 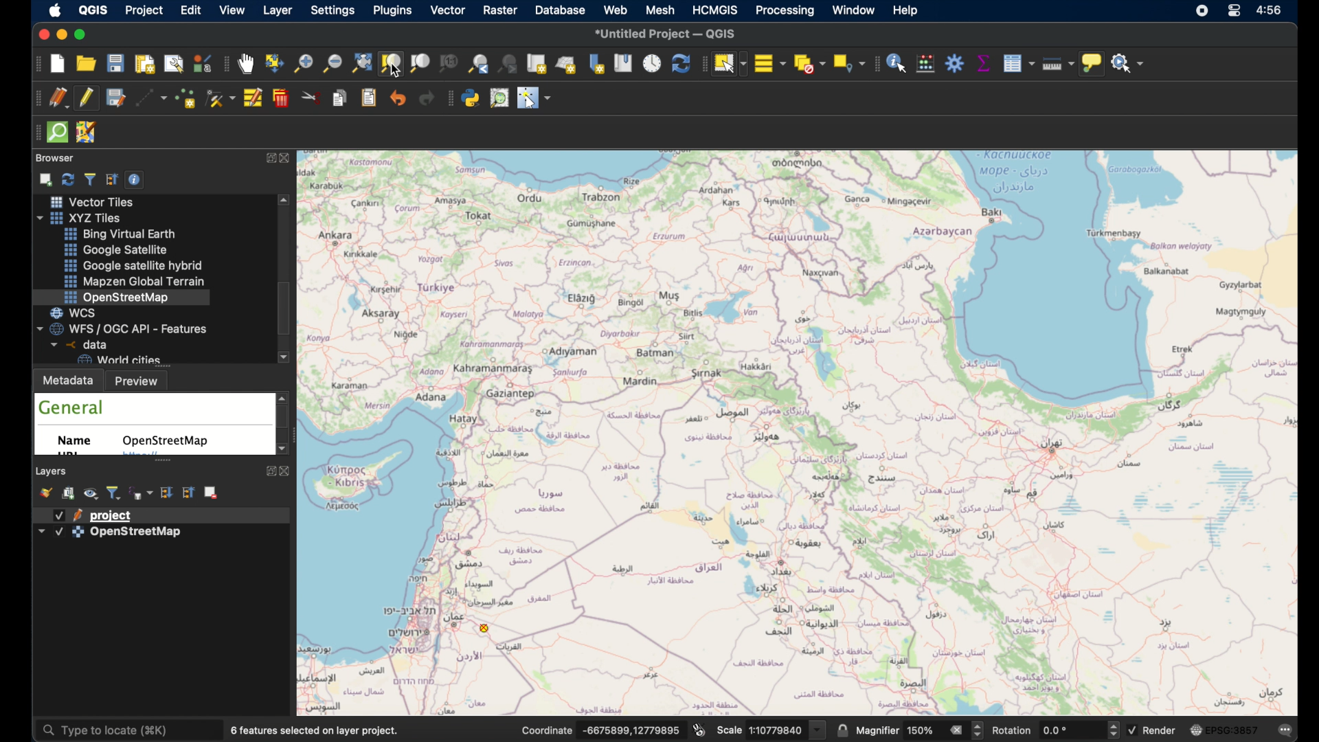 I want to click on openstreetmap, so click(x=806, y=431).